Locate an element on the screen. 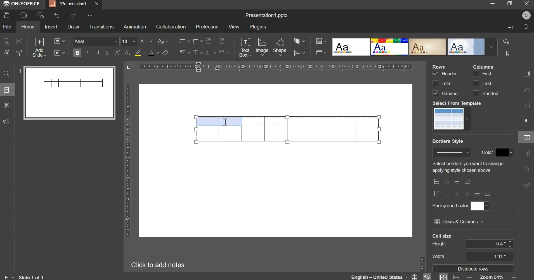 The image size is (534, 280). find is located at coordinates (7, 74).